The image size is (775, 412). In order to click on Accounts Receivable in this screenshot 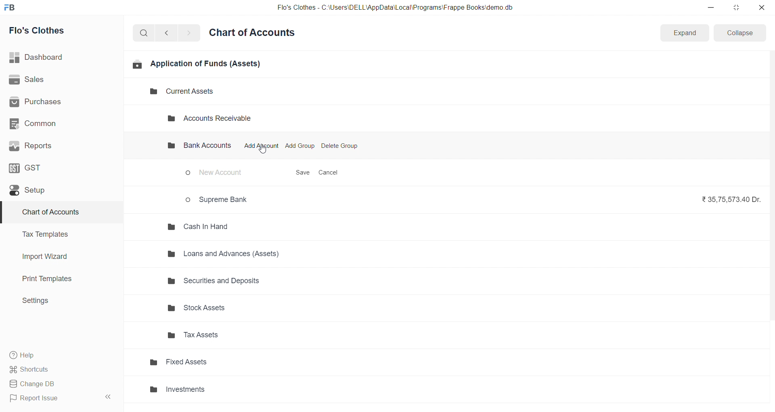, I will do `click(216, 119)`.